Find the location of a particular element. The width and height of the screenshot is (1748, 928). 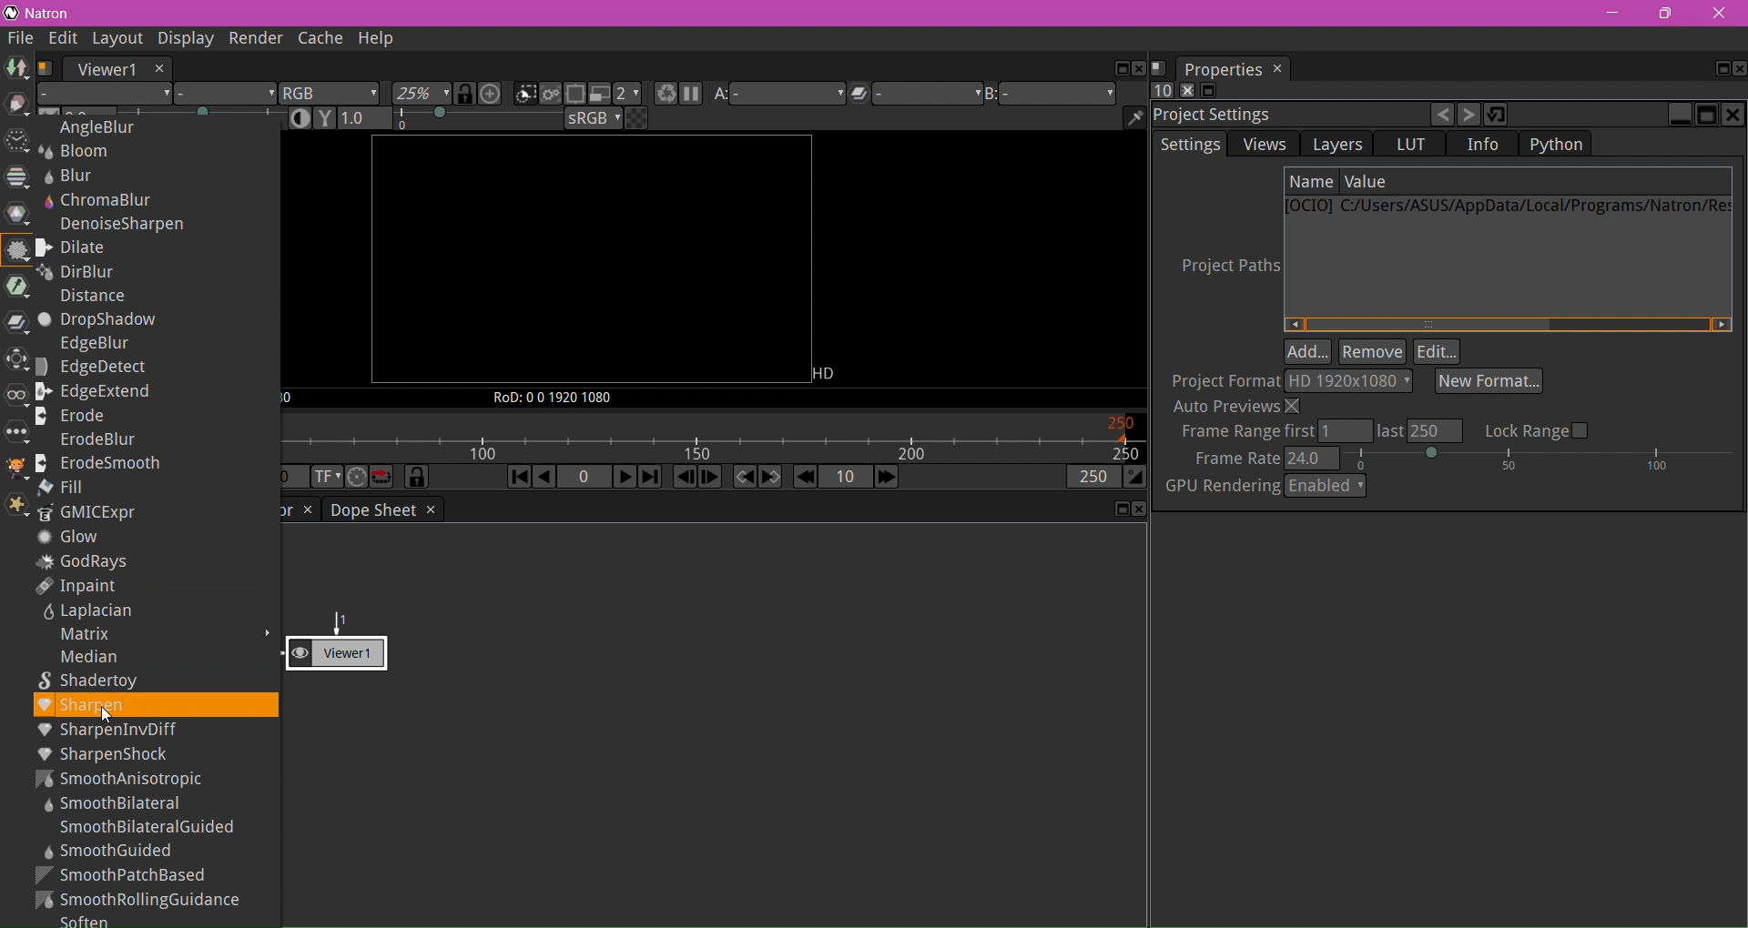

Viewer gamma correction is located at coordinates (325, 118).